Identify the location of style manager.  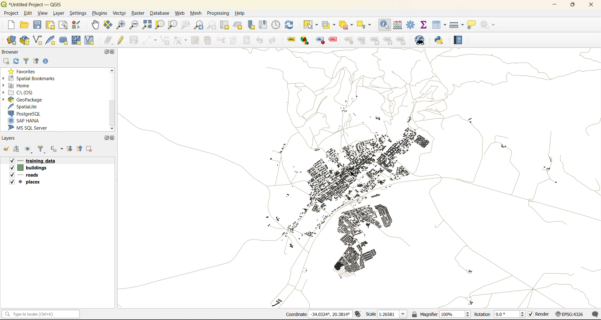
(77, 25).